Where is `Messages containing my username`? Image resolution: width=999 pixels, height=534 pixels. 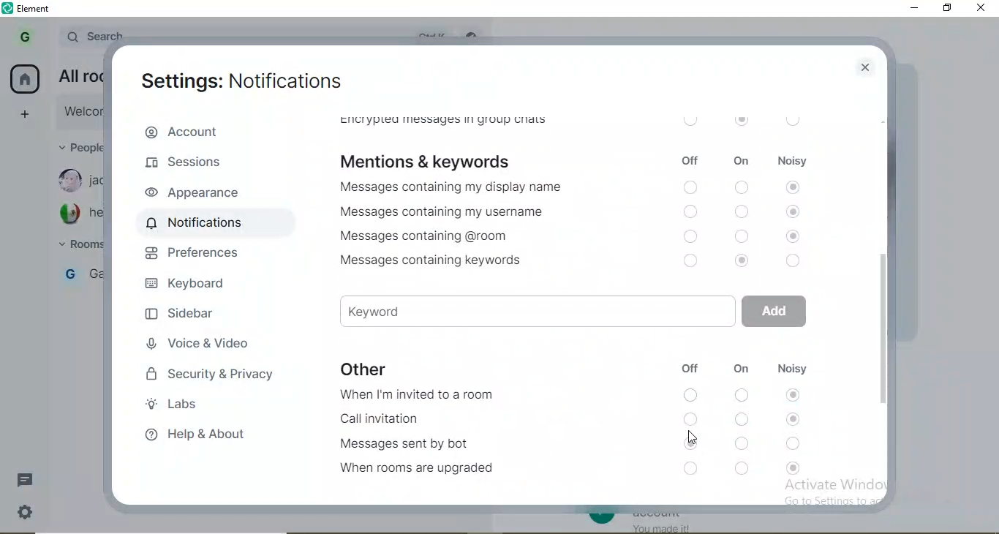
Messages containing my username is located at coordinates (441, 210).